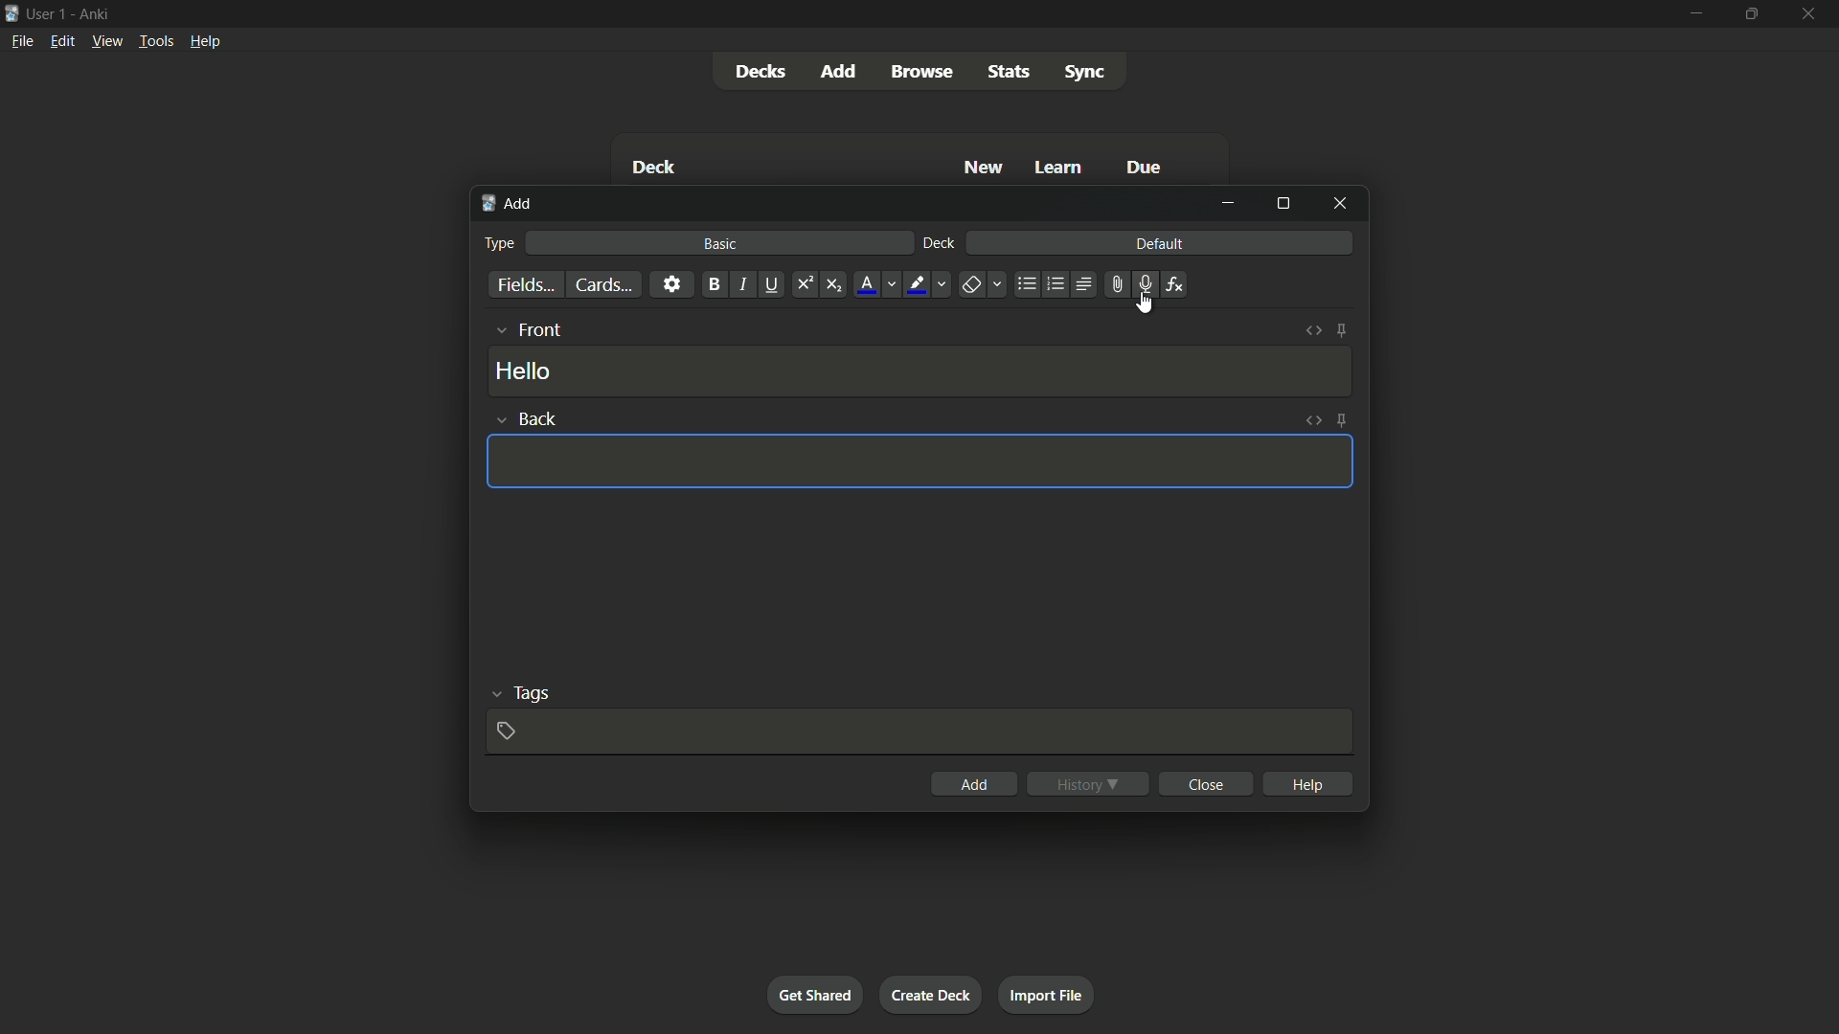 Image resolution: width=1839 pixels, height=1034 pixels. What do you see at coordinates (1084, 283) in the screenshot?
I see `alignment` at bounding box center [1084, 283].